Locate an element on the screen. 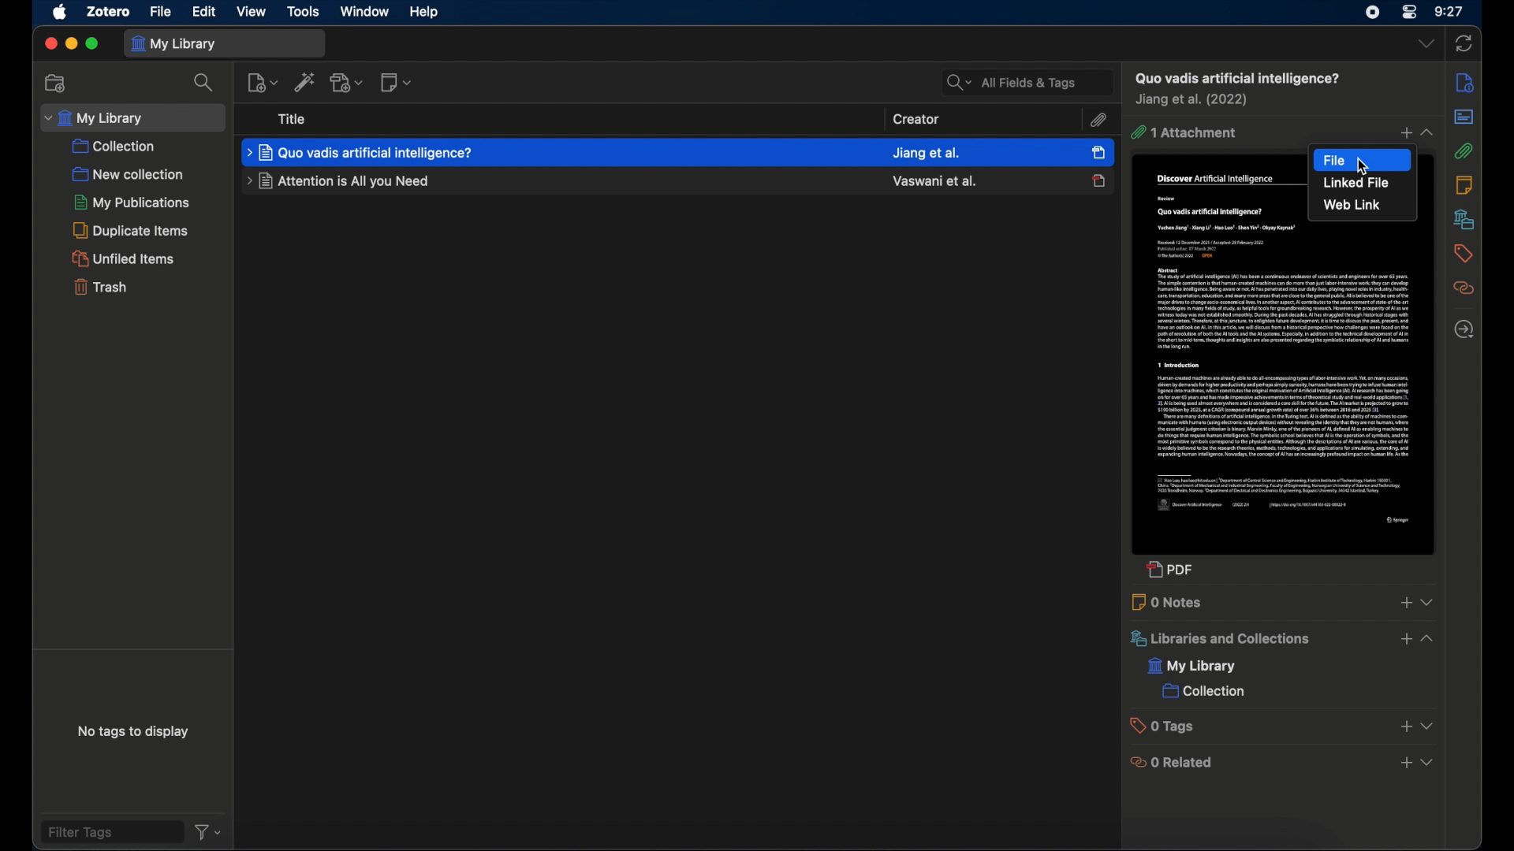  dropdown menu is located at coordinates (1428, 132).